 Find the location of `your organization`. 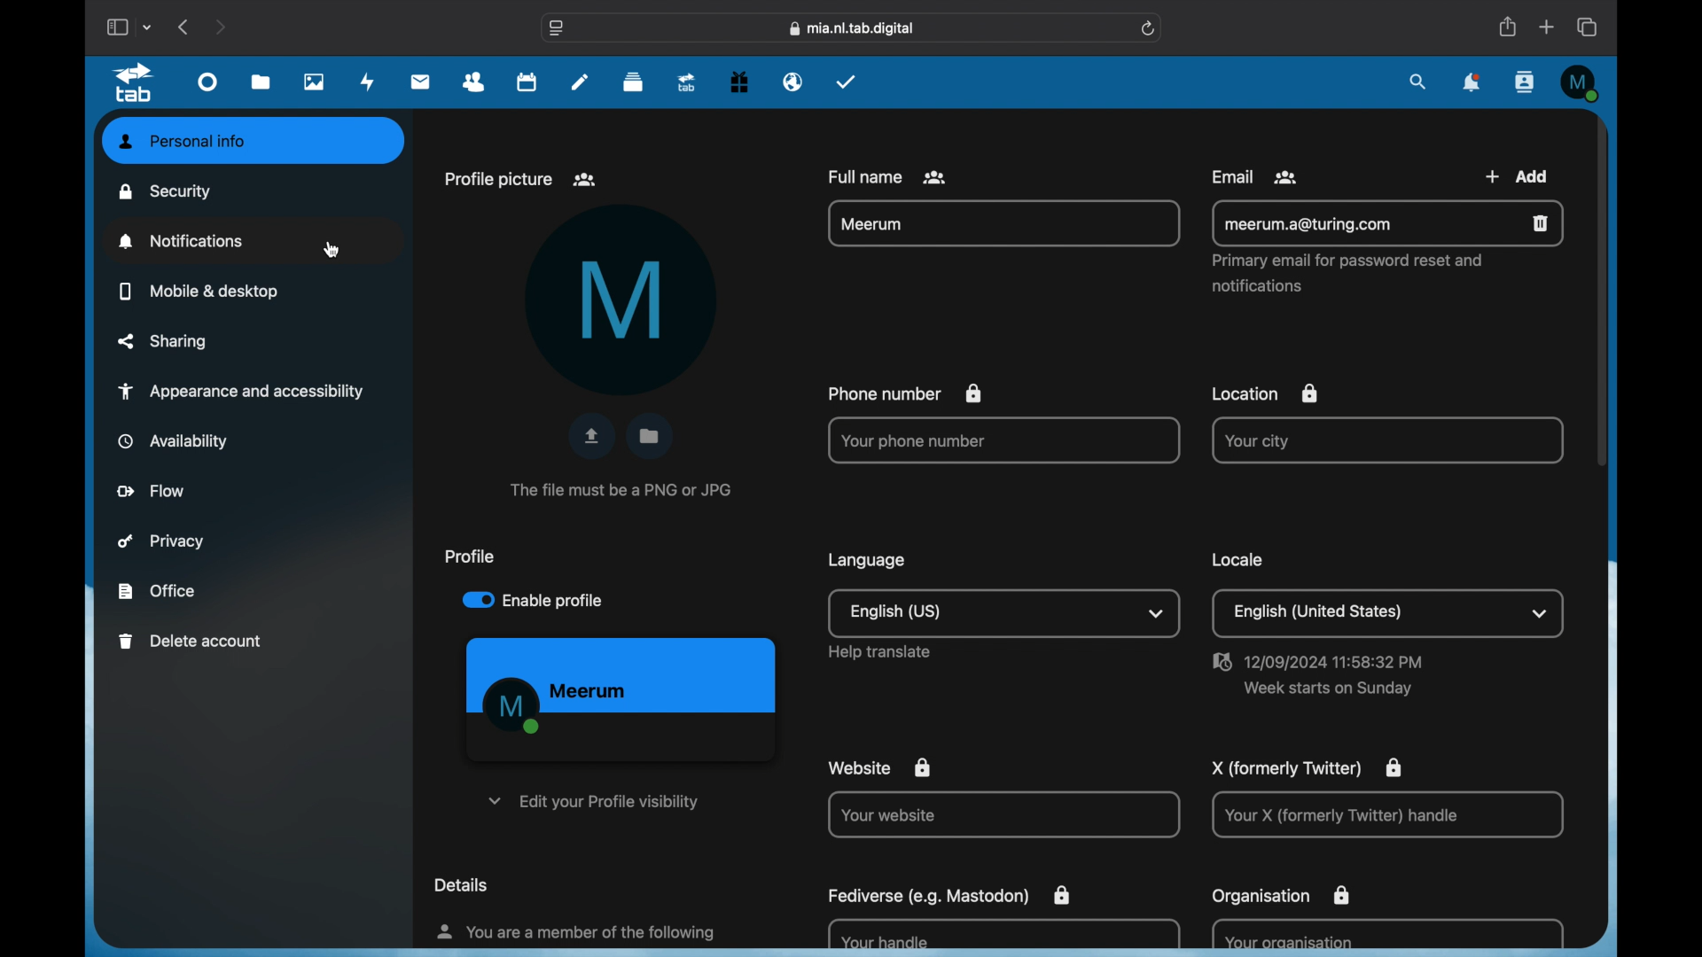

your organization is located at coordinates (1288, 941).